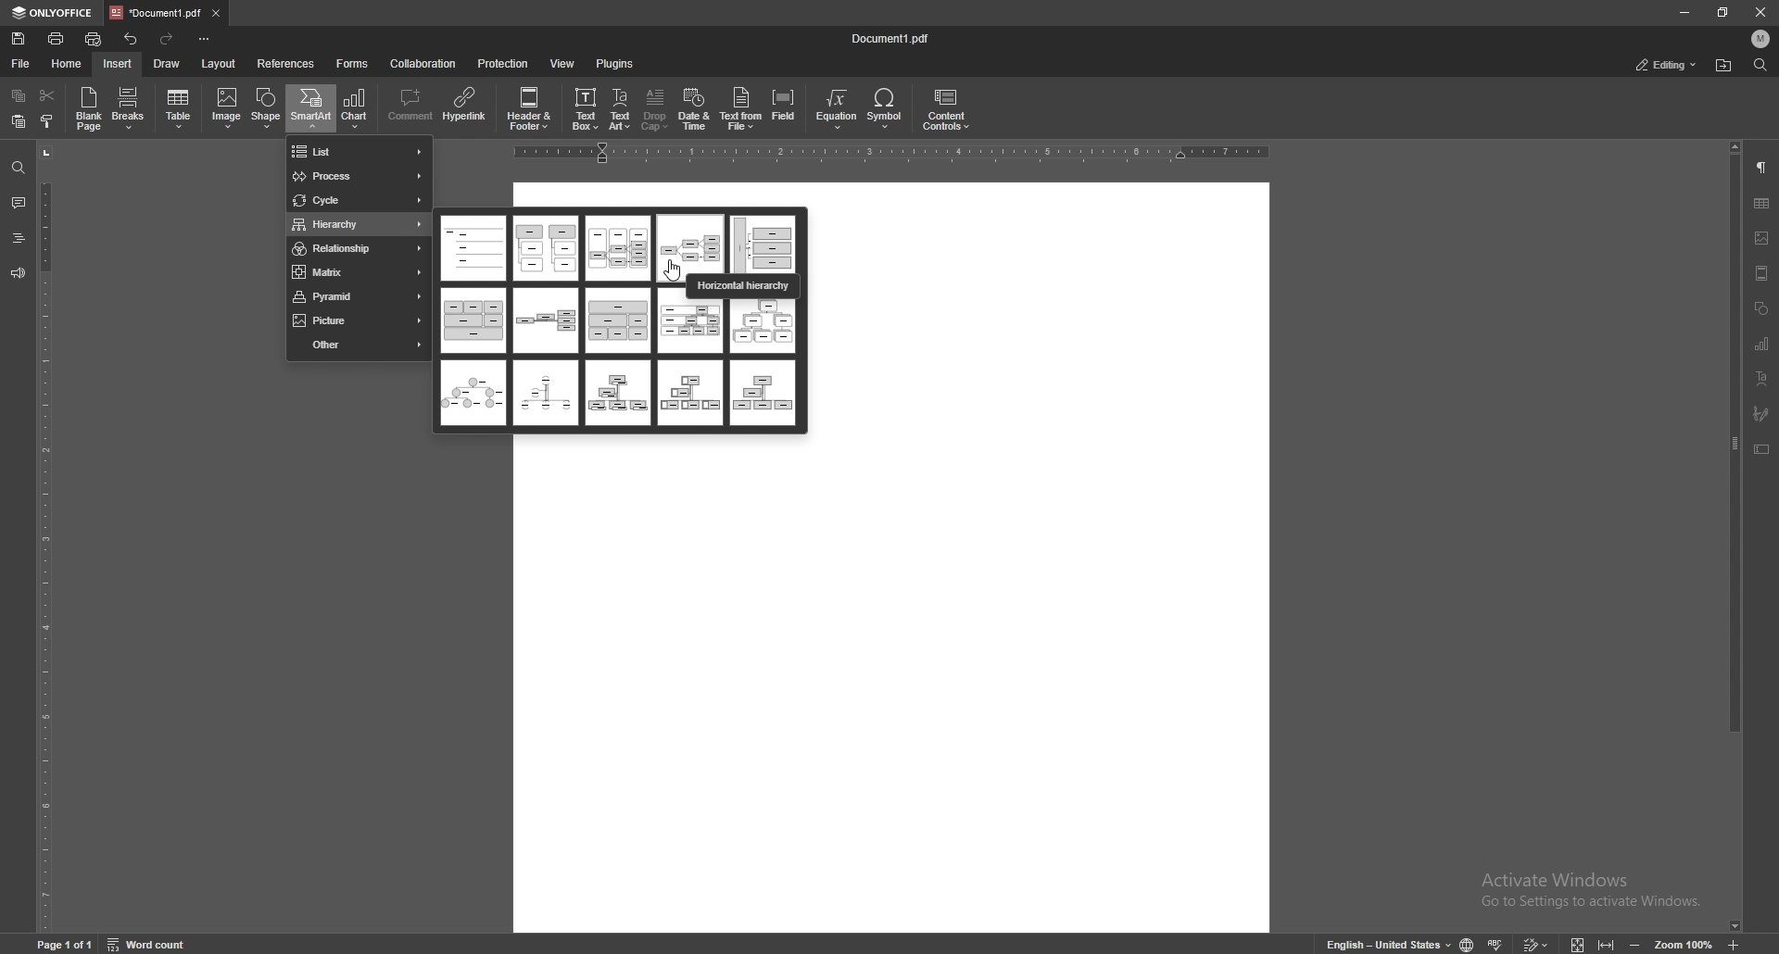 This screenshot has width=1779, height=954. Describe the element at coordinates (622, 109) in the screenshot. I see `text art` at that location.